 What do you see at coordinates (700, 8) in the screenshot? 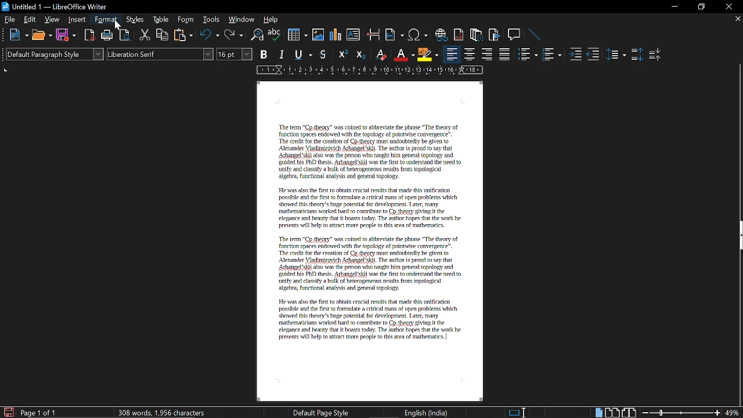
I see `Restart down` at bounding box center [700, 8].